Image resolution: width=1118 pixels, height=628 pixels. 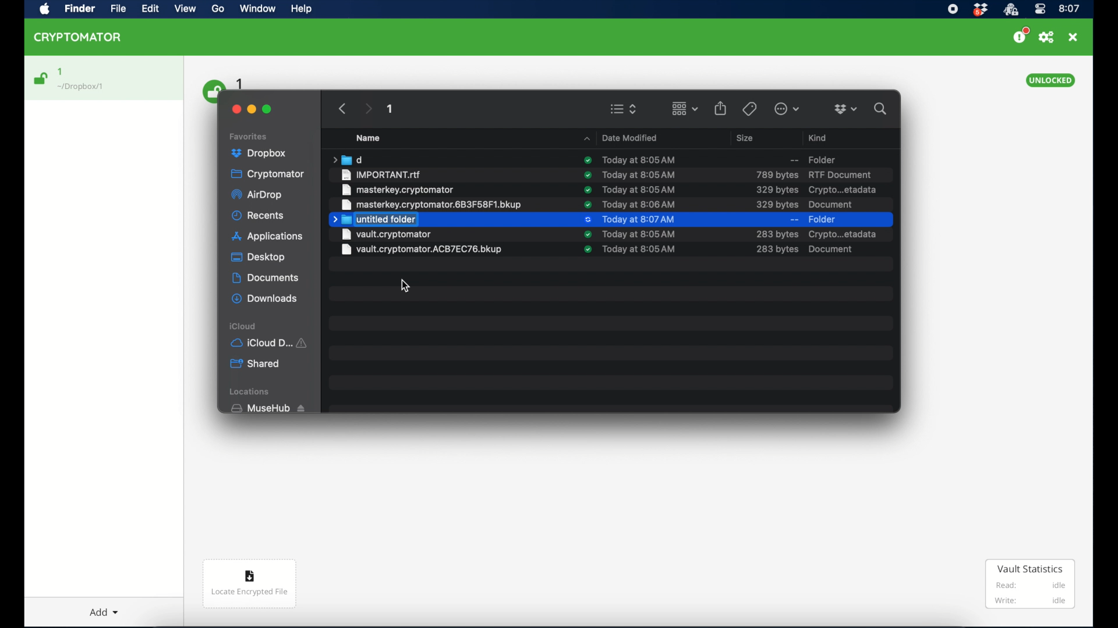 I want to click on sync, so click(x=588, y=174).